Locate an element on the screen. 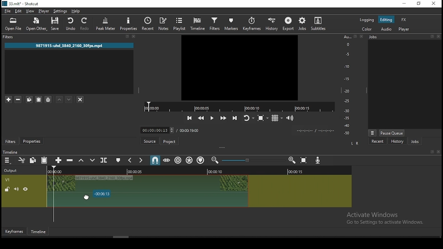 The height and width of the screenshot is (249, 443). Source is located at coordinates (150, 140).